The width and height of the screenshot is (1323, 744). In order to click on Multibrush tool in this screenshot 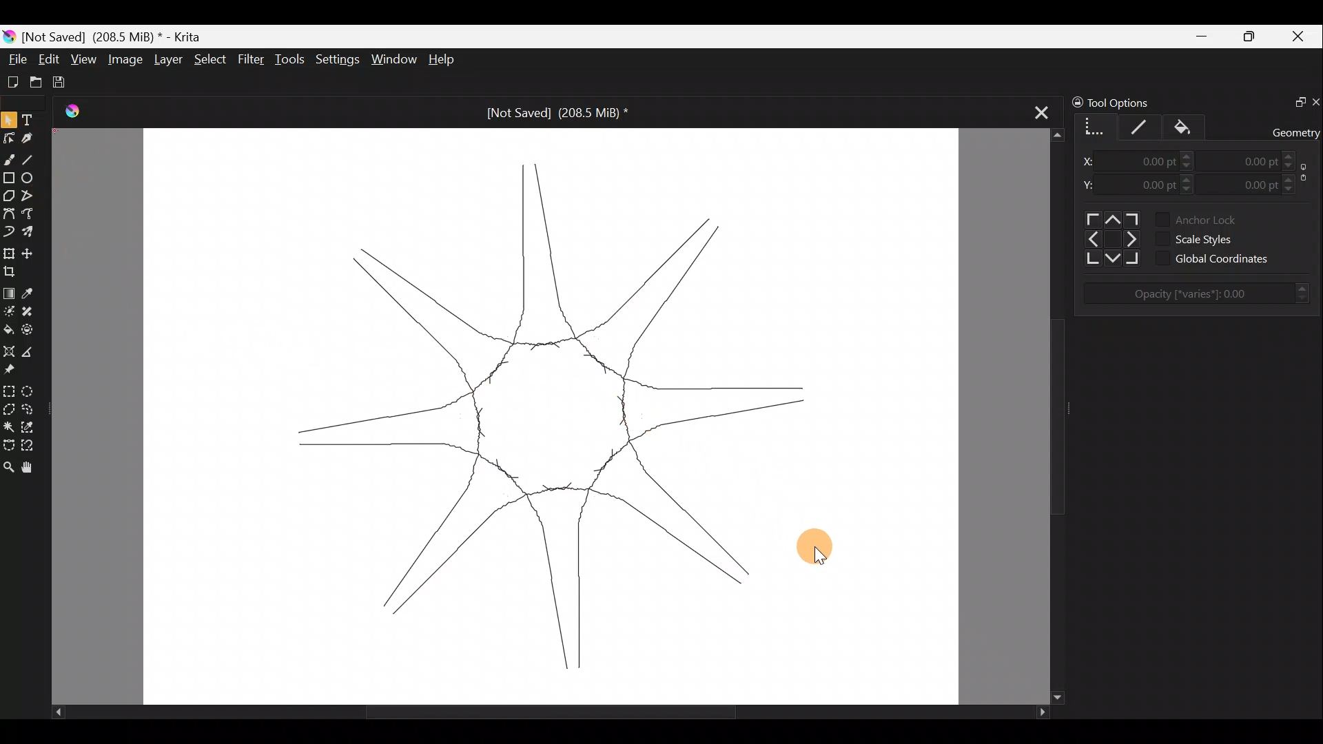, I will do `click(29, 236)`.